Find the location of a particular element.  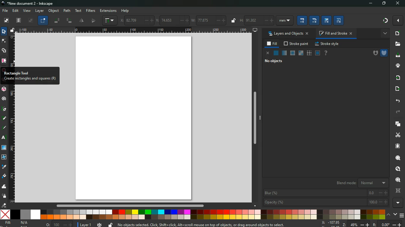

message is located at coordinates (200, 225).